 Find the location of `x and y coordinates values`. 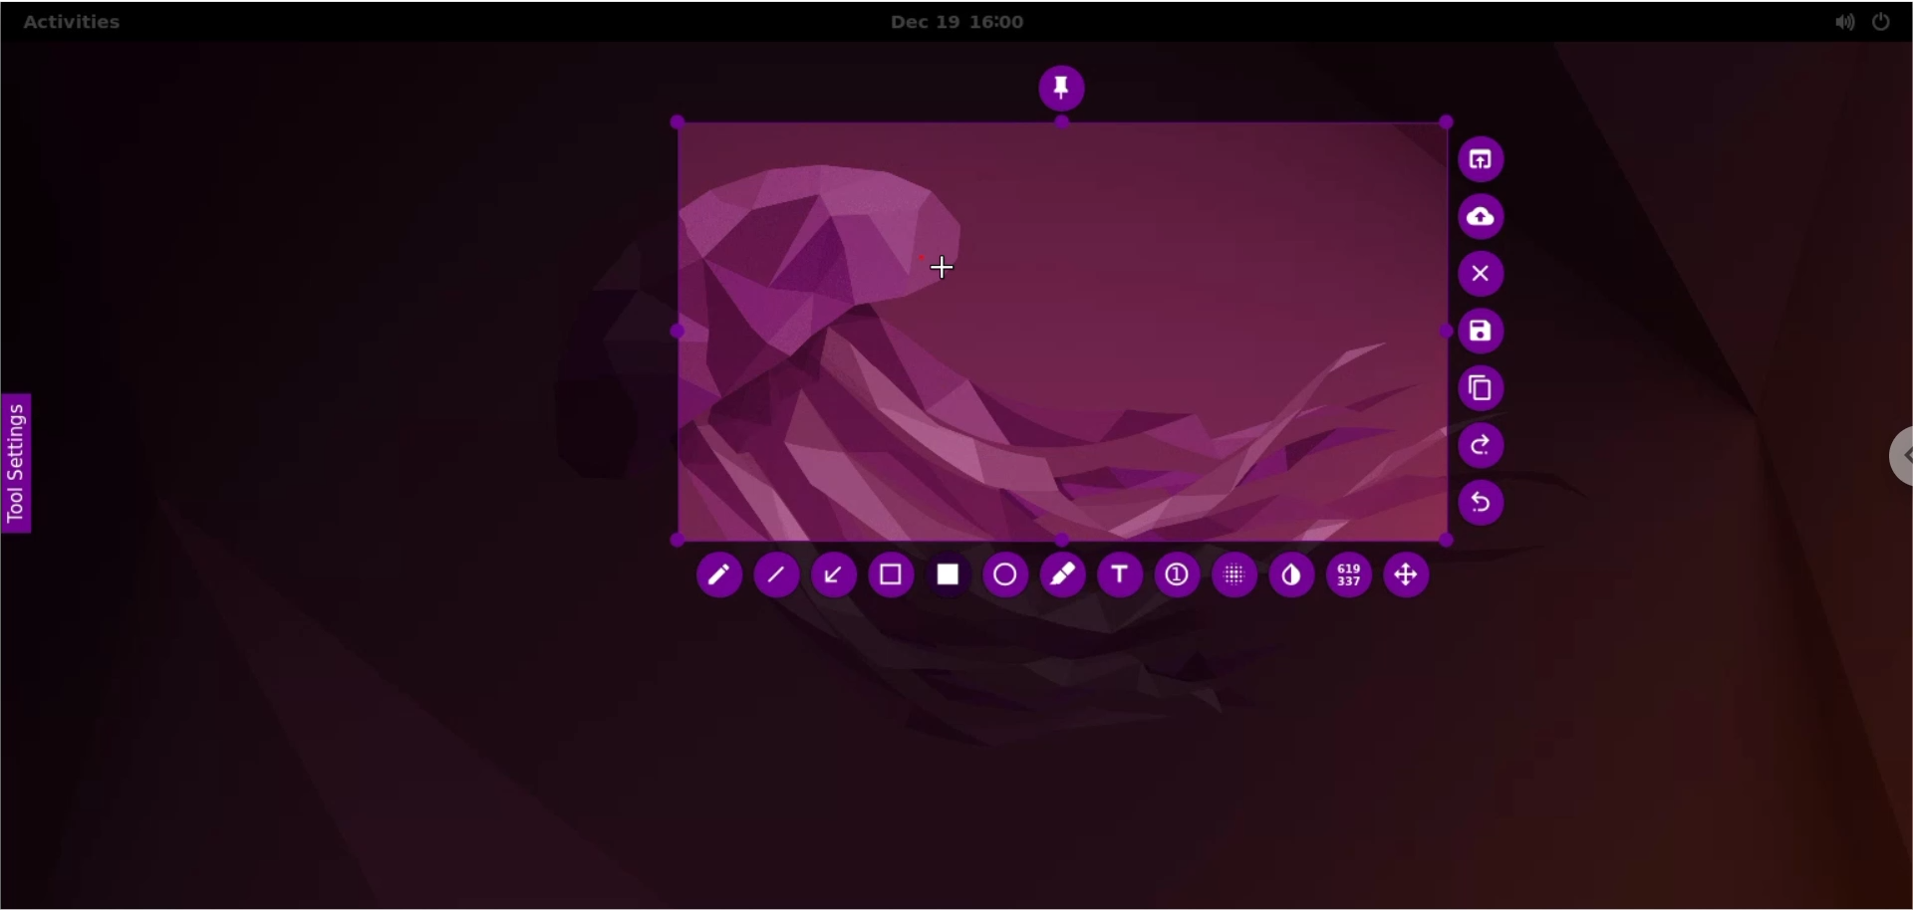

x and y coordinates values is located at coordinates (1349, 578).